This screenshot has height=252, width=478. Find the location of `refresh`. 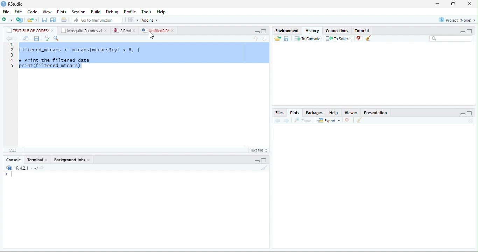

refresh is located at coordinates (471, 120).